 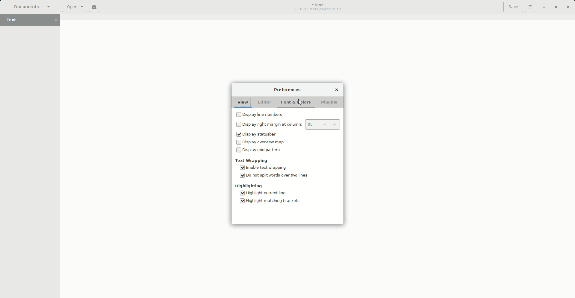 I want to click on Options, so click(x=530, y=7).